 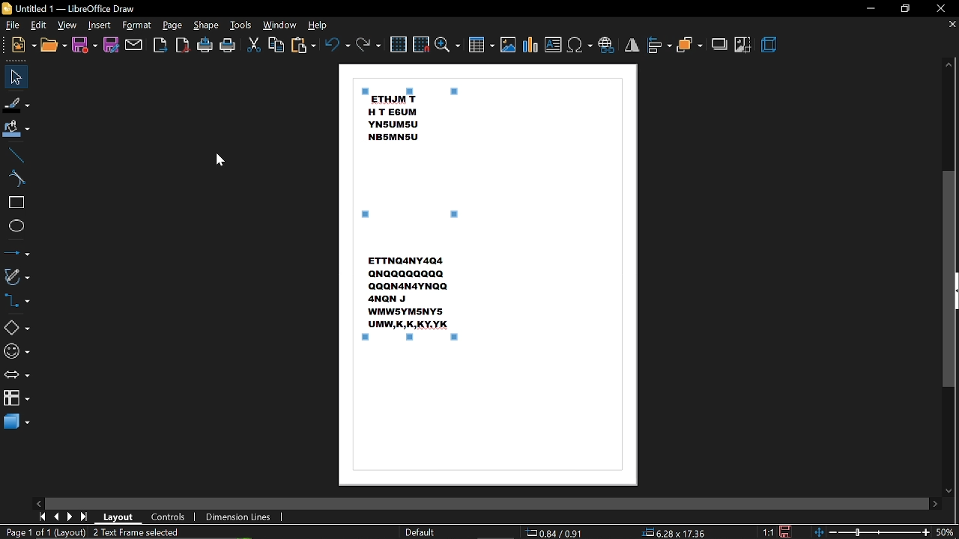 I want to click on restore down, so click(x=906, y=10).